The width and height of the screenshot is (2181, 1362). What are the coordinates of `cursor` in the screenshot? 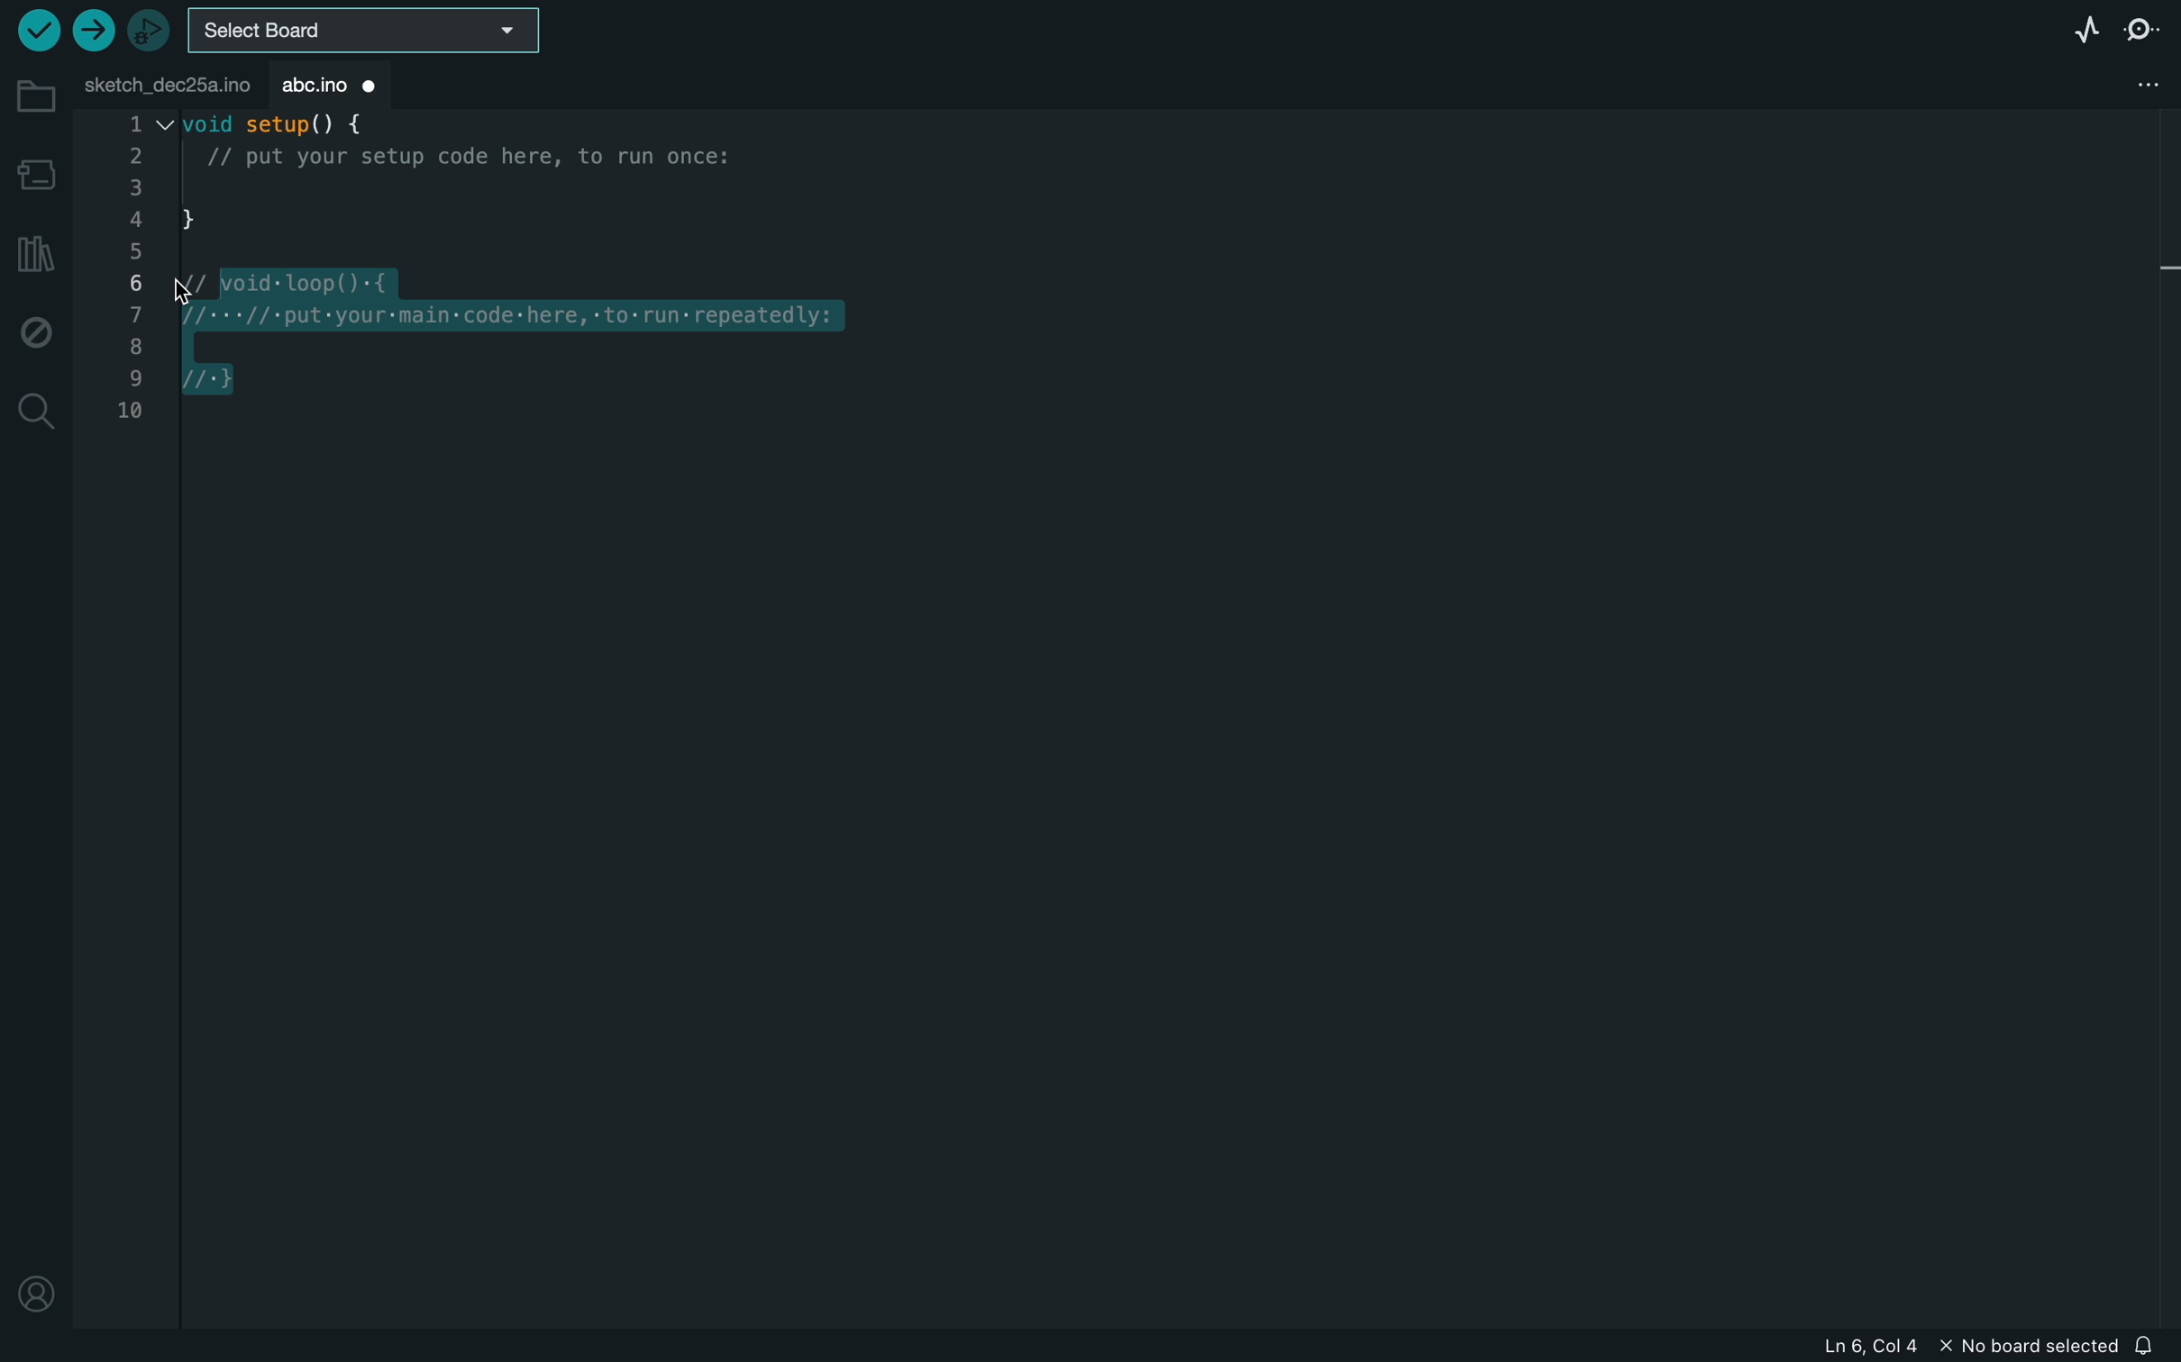 It's located at (215, 285).